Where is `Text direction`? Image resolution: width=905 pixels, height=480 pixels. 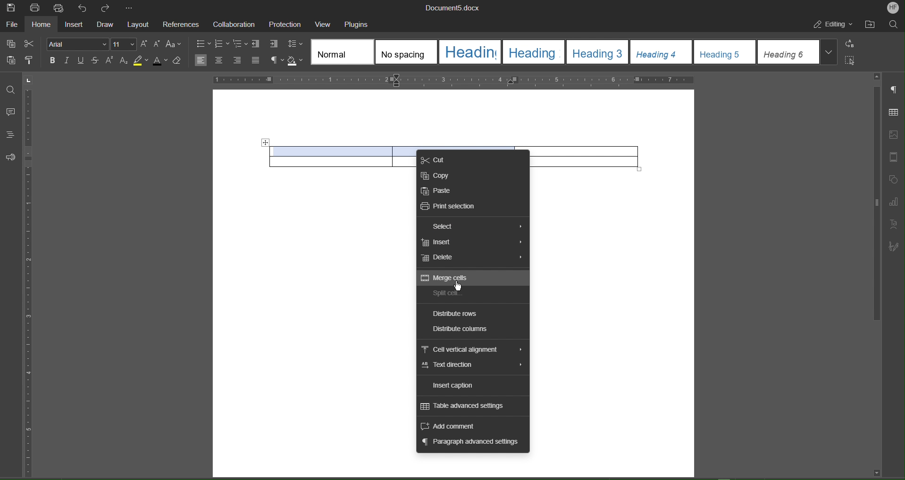 Text direction is located at coordinates (464, 369).